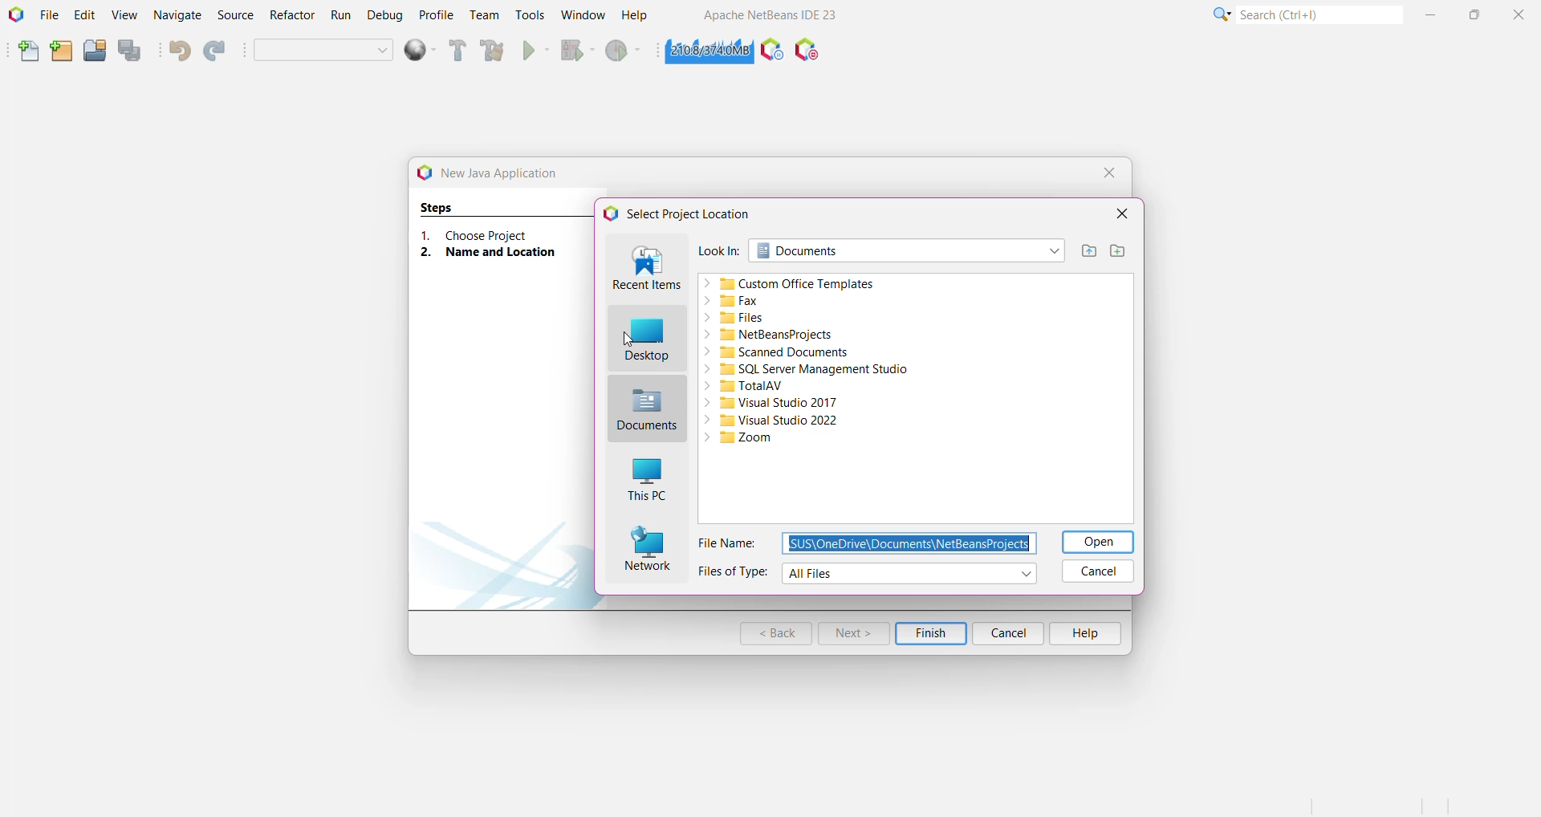 Image resolution: width=1541 pixels, height=817 pixels. I want to click on File, so click(50, 16).